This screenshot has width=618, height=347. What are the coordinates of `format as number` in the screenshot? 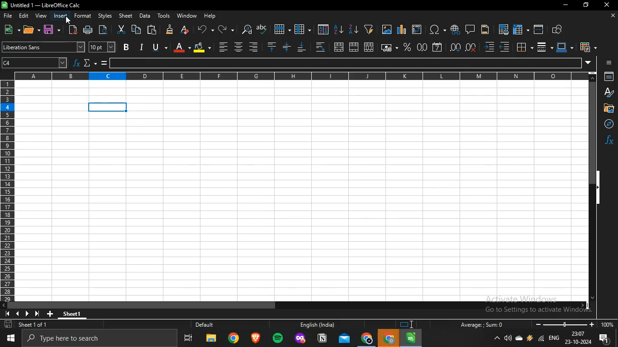 It's located at (422, 47).